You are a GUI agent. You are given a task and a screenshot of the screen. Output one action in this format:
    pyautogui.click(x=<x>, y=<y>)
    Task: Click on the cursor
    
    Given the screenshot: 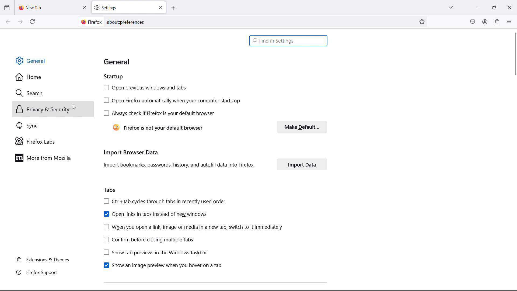 What is the action you would take?
    pyautogui.click(x=72, y=107)
    